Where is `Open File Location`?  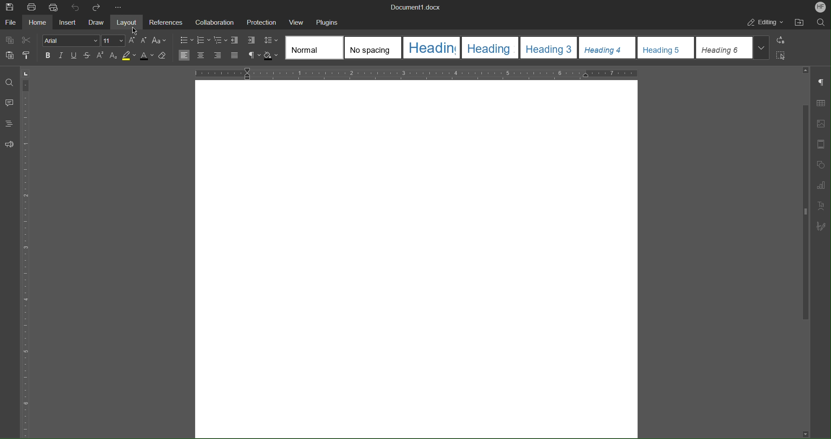
Open File Location is located at coordinates (797, 23).